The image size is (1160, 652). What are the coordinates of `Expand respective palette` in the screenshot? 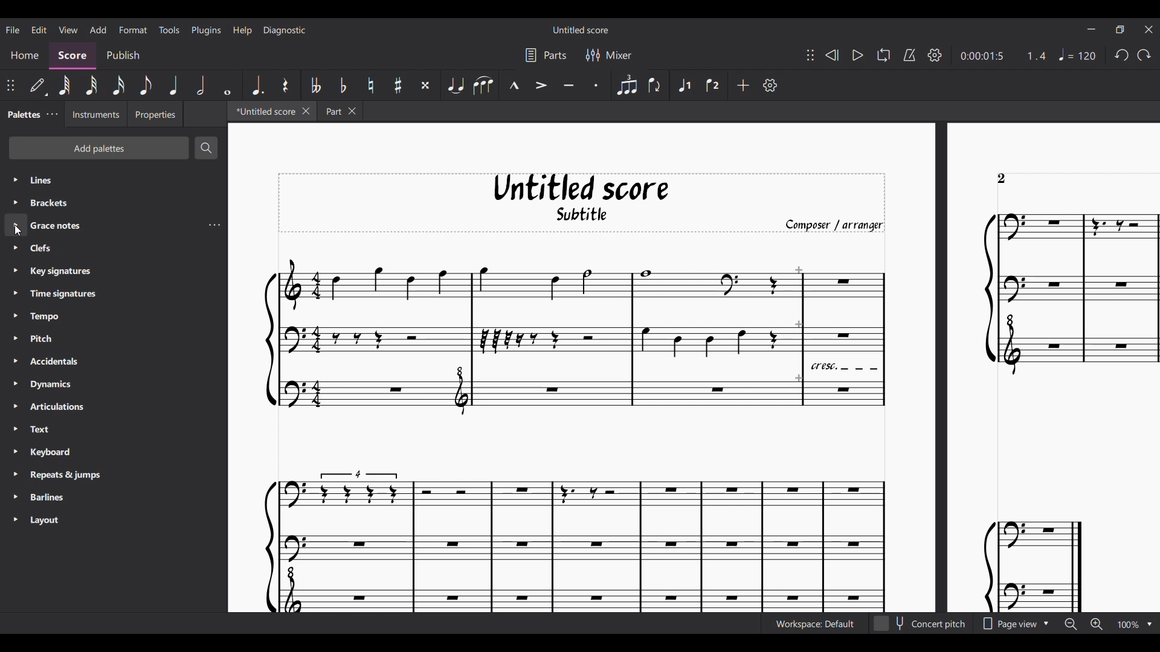 It's located at (14, 349).